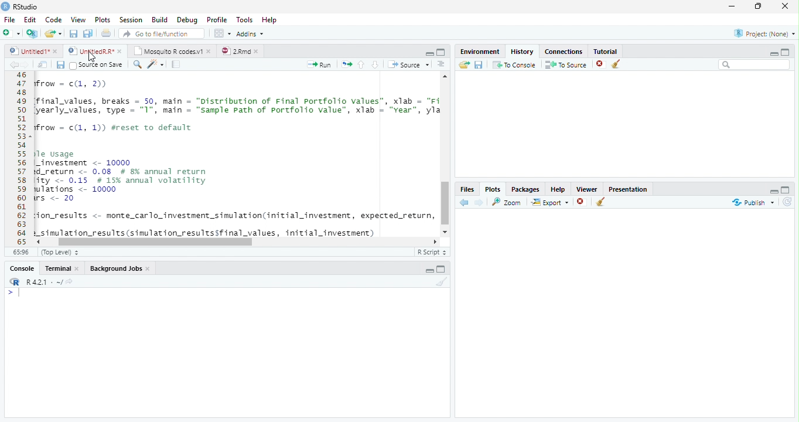 This screenshot has height=422, width=799. I want to click on Show document outline, so click(441, 65).